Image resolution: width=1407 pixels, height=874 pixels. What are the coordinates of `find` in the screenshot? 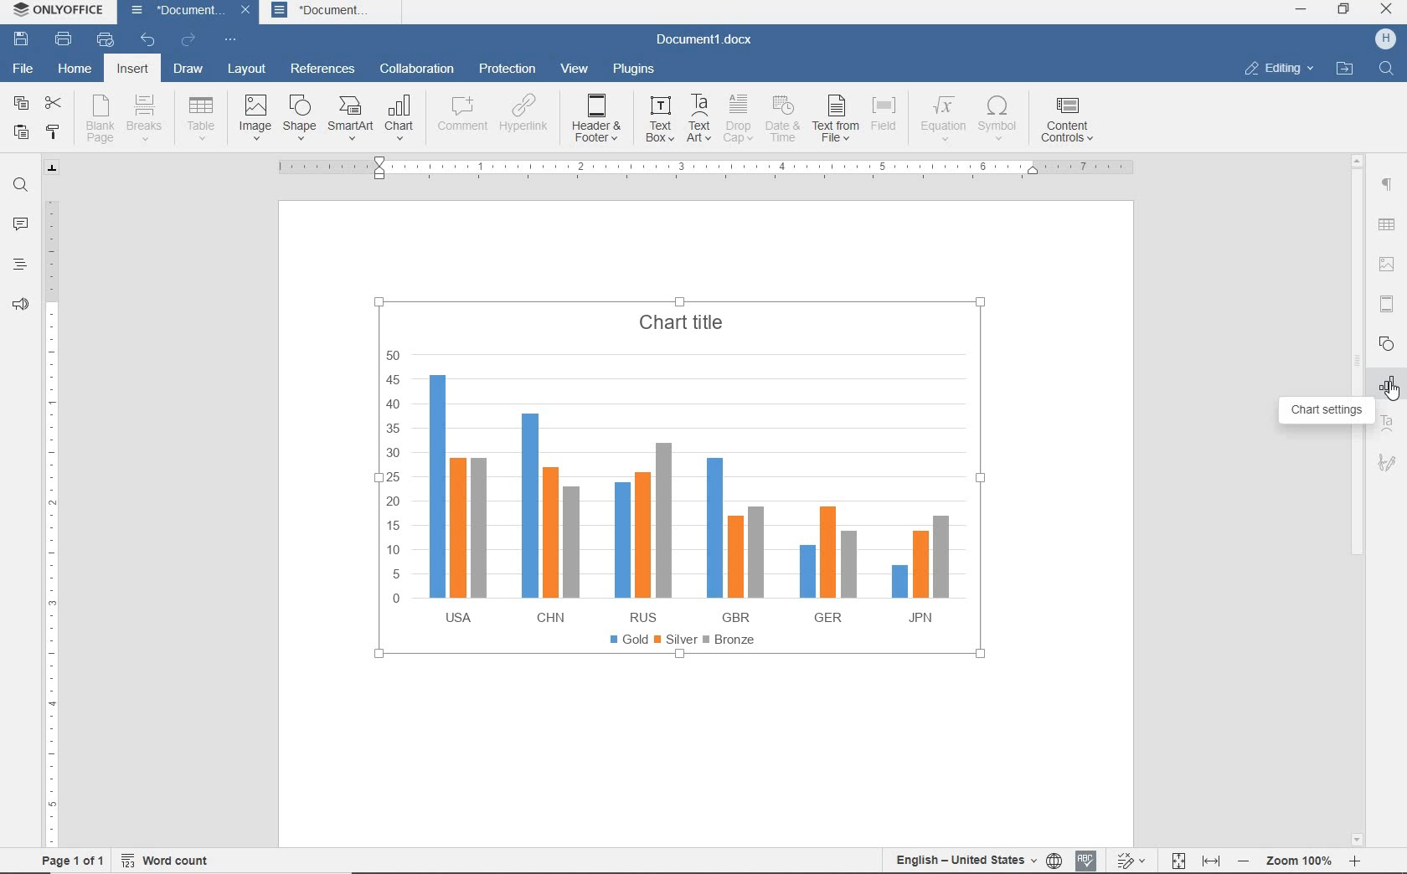 It's located at (1384, 68).